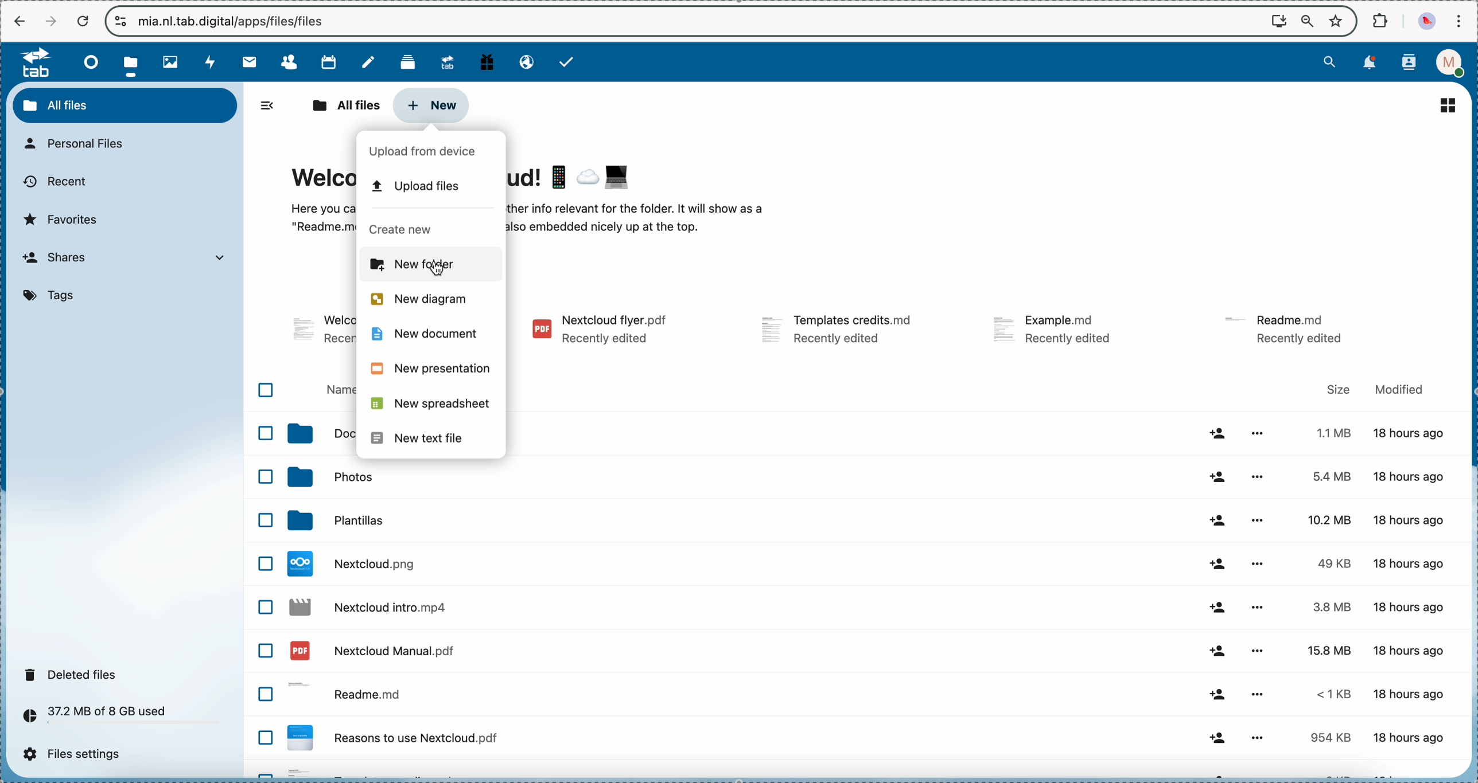  I want to click on click on new, so click(430, 105).